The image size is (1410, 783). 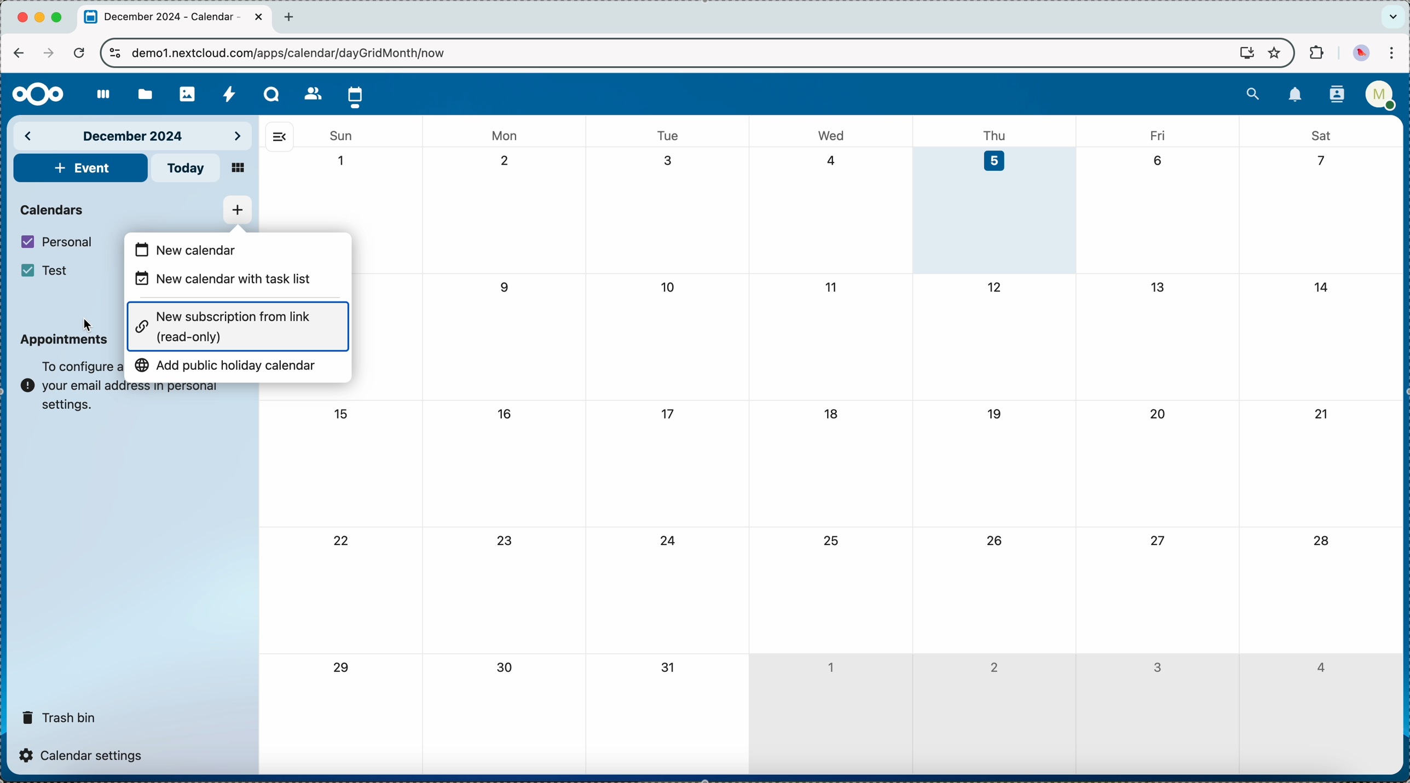 I want to click on 3, so click(x=1157, y=668).